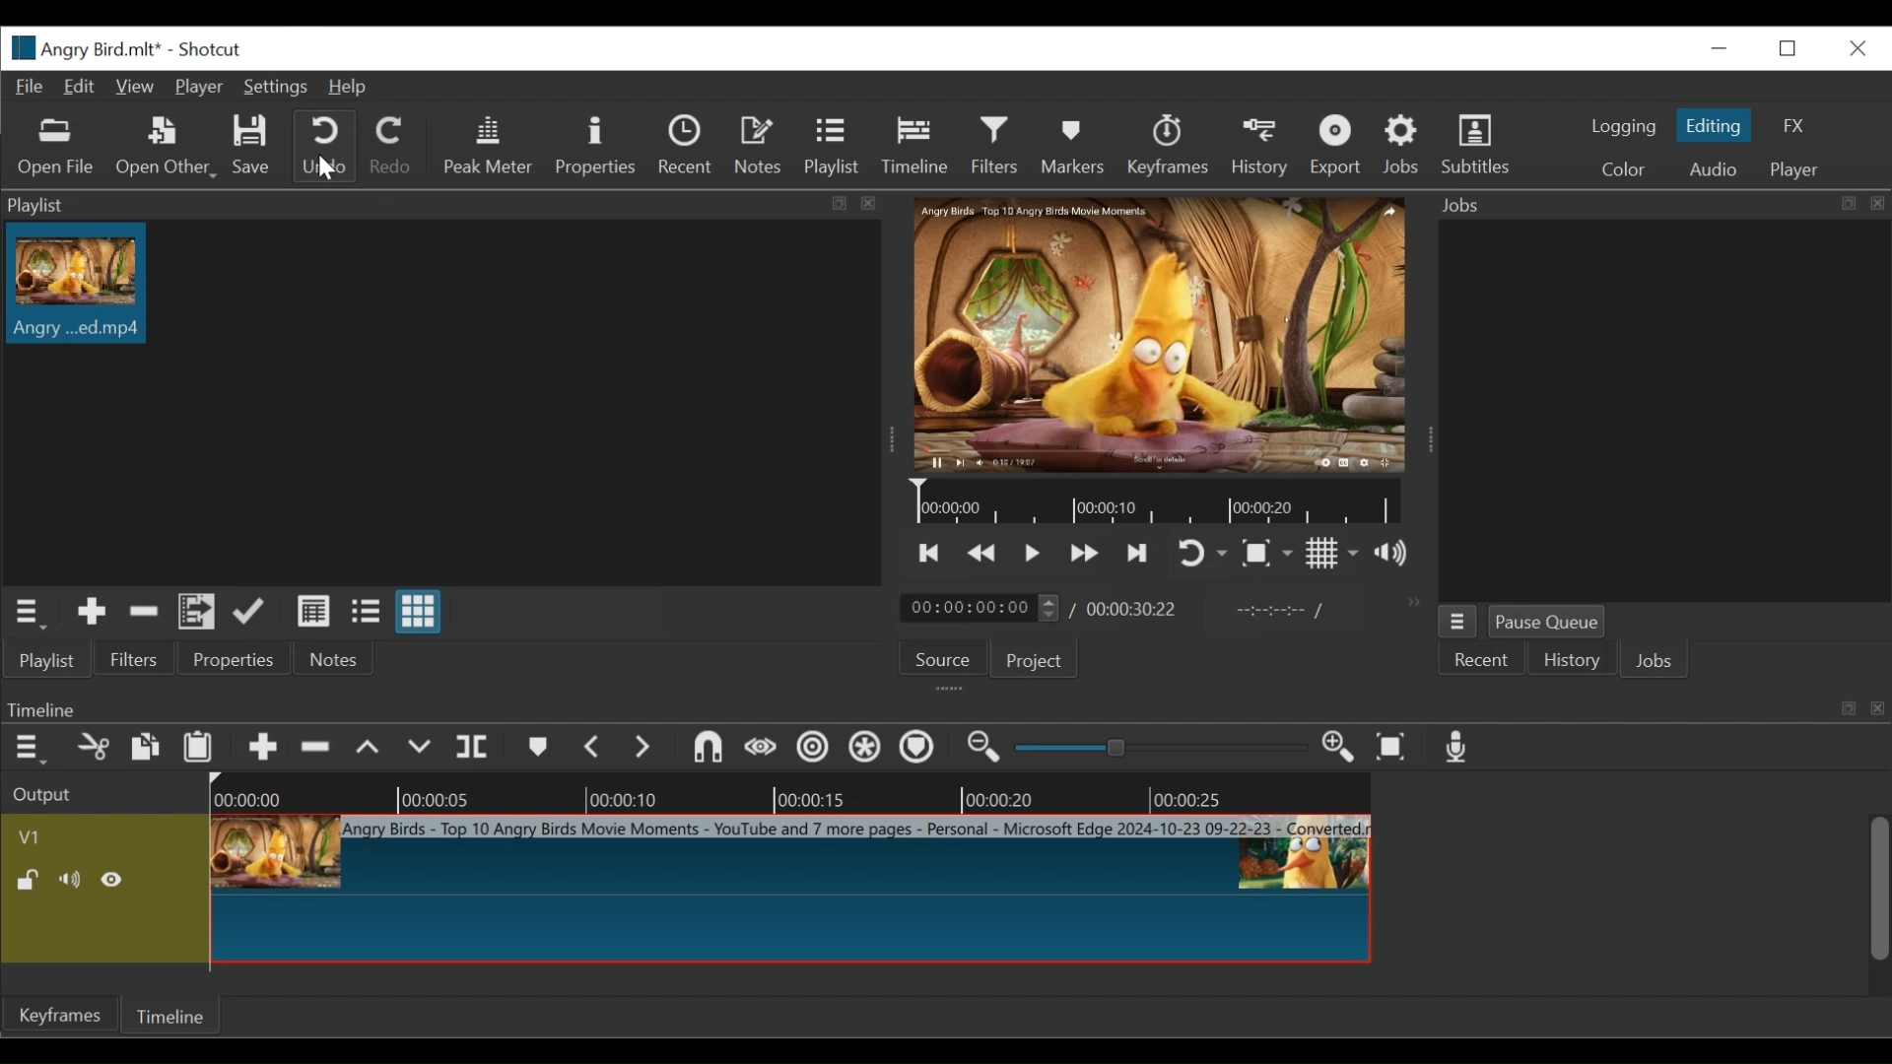 This screenshot has width=1892, height=1064. Describe the element at coordinates (643, 749) in the screenshot. I see `Next marker` at that location.